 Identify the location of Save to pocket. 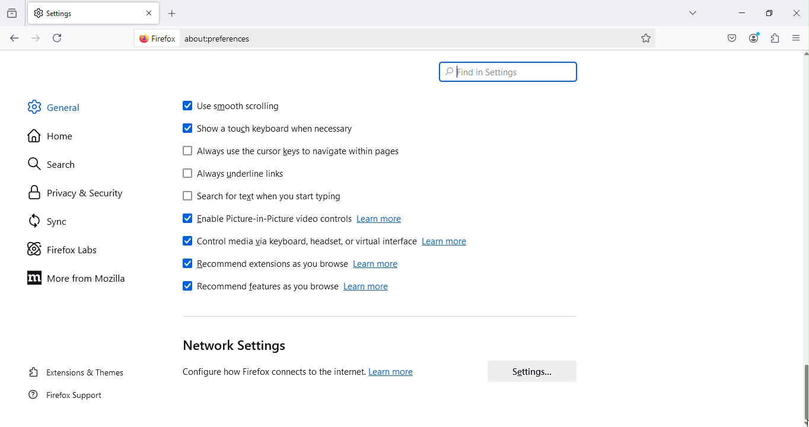
(732, 38).